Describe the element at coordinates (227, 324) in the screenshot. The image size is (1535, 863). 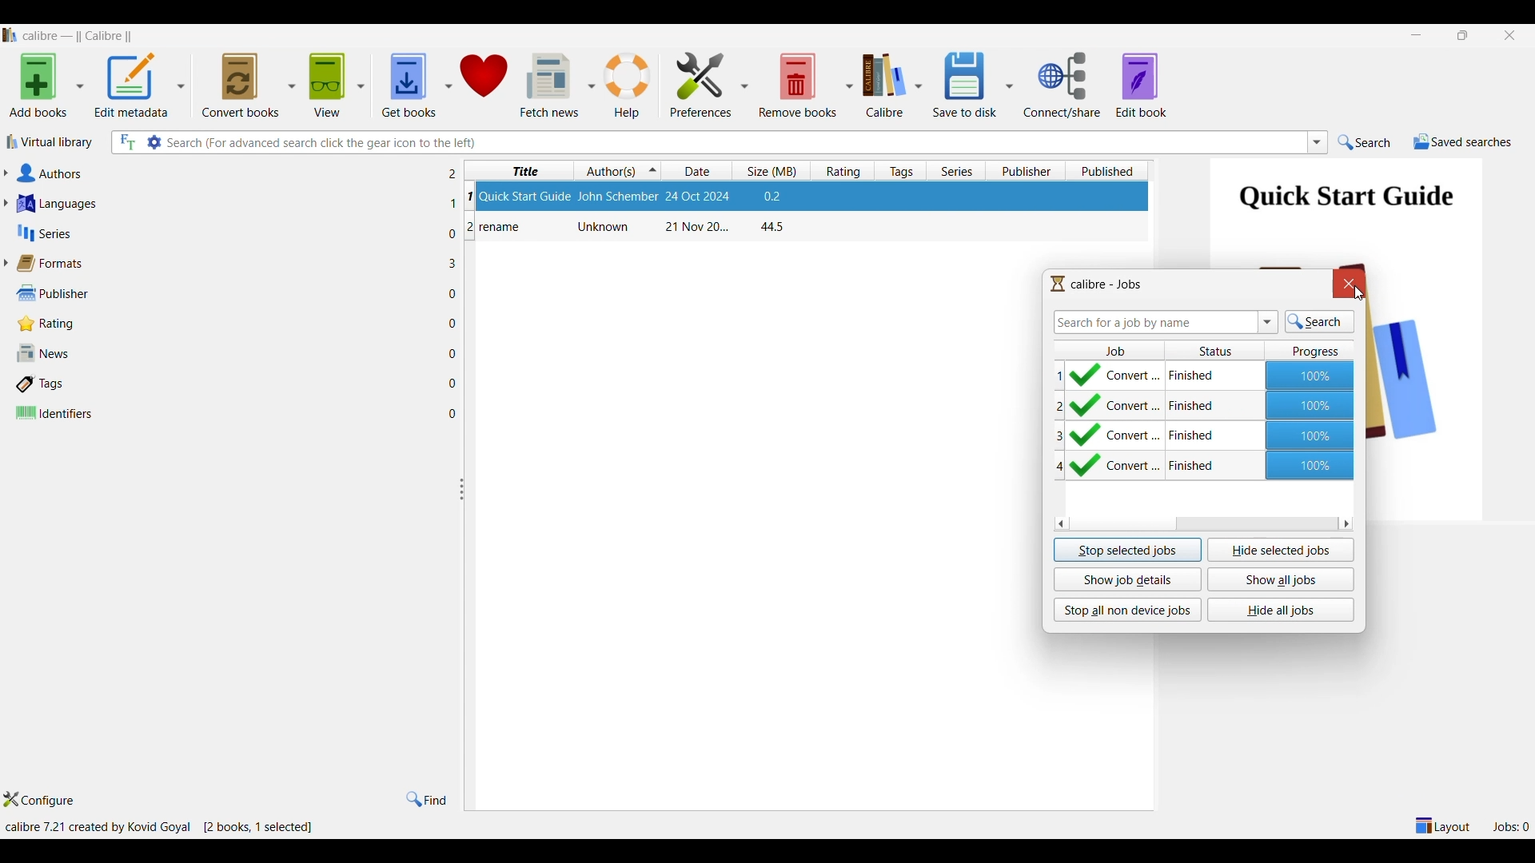
I see `Rating` at that location.